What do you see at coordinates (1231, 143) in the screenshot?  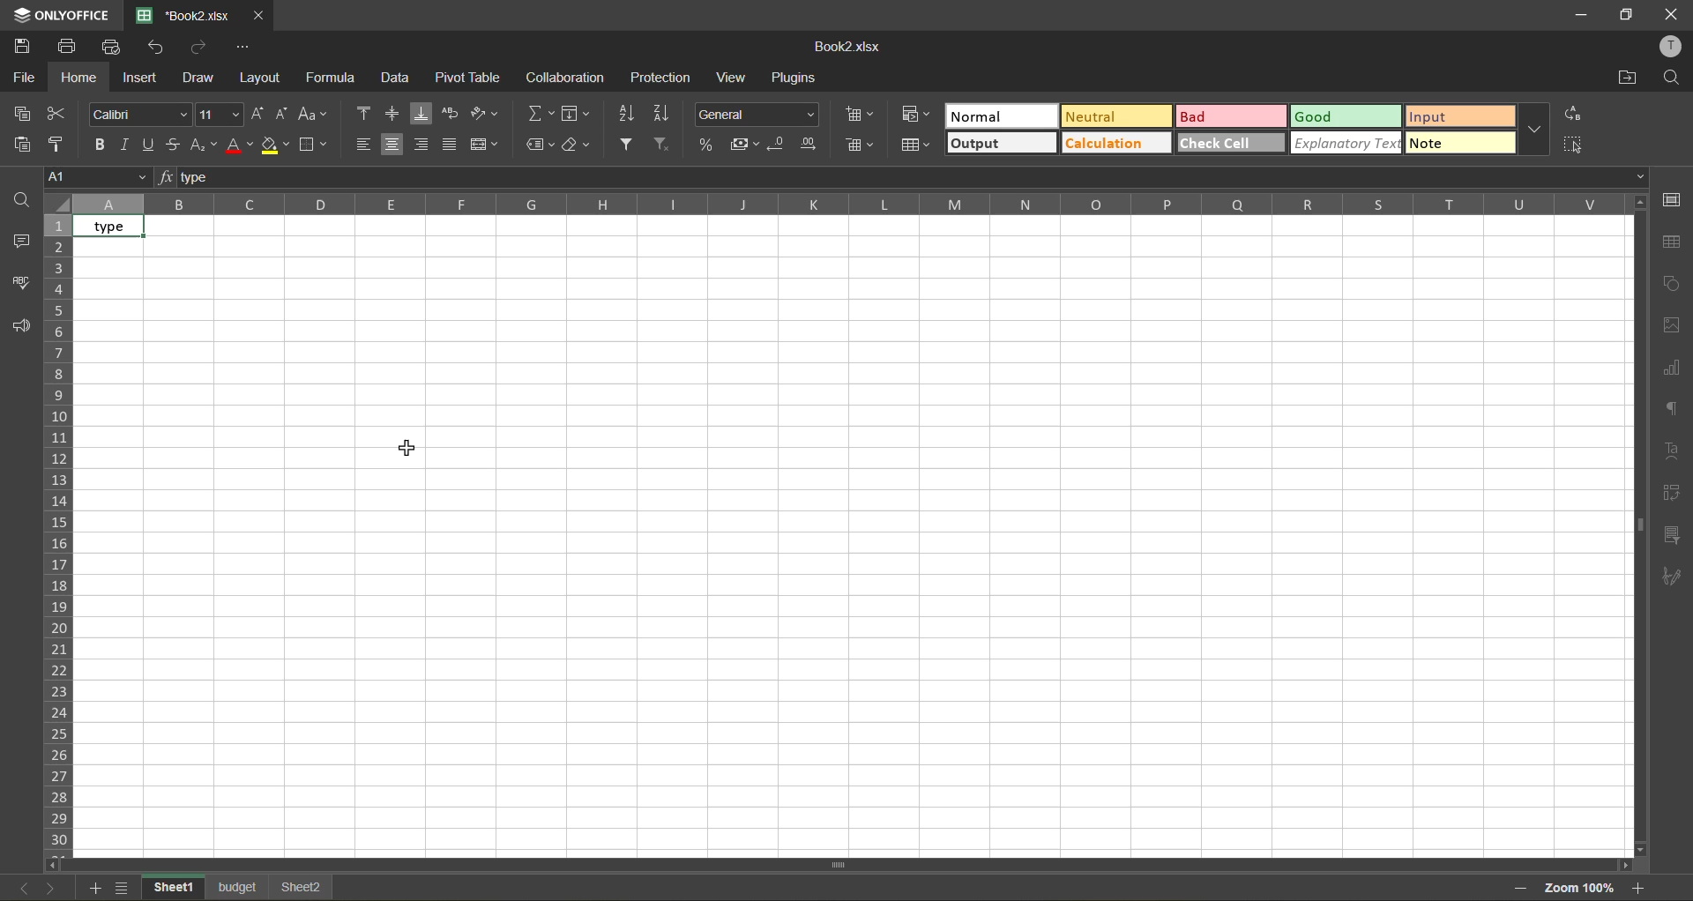 I see `check cell` at bounding box center [1231, 143].